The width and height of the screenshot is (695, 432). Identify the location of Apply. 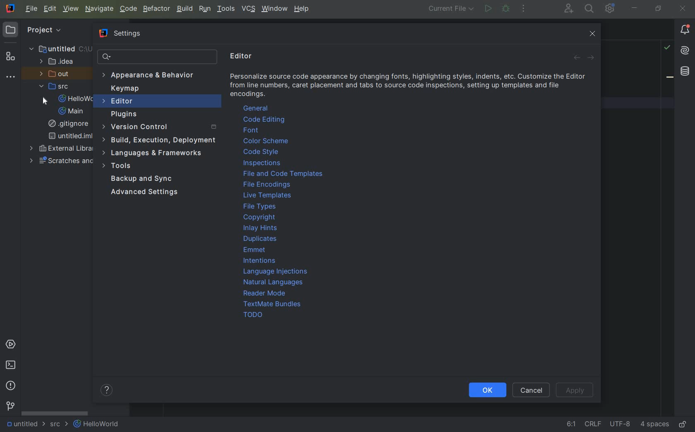
(577, 389).